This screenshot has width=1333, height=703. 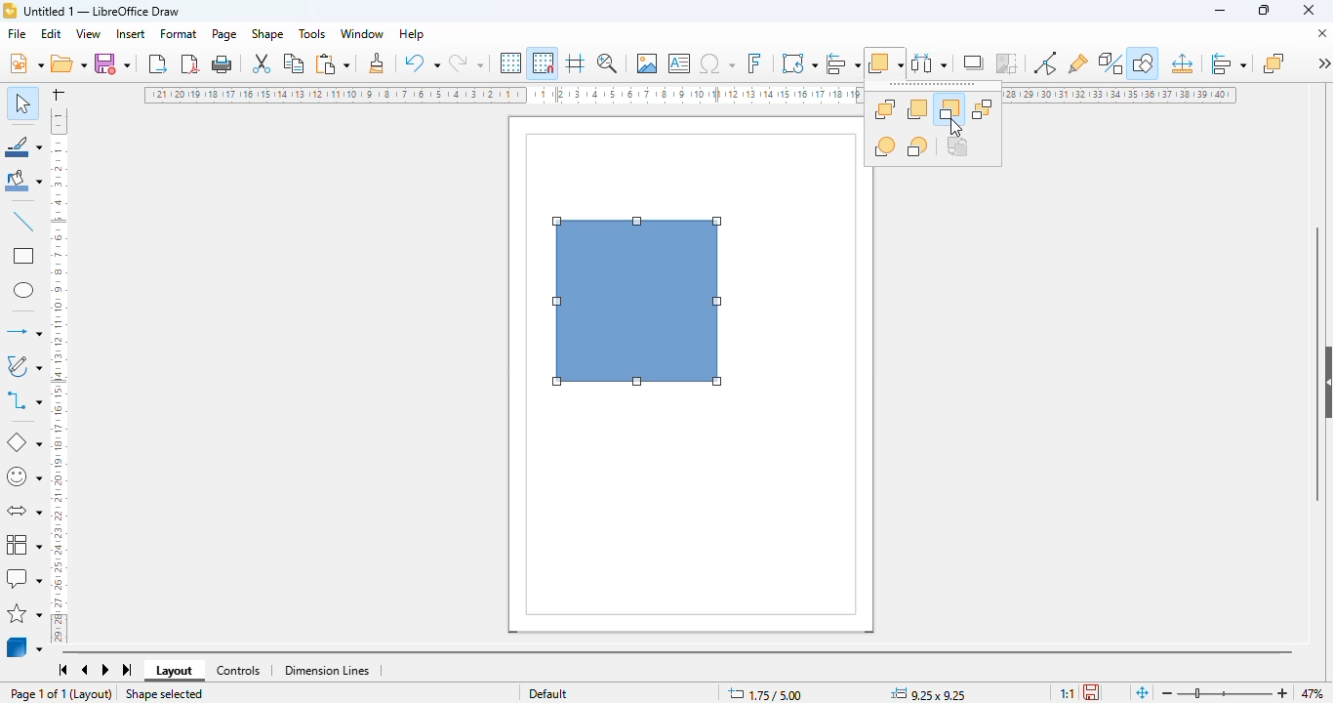 I want to click on export, so click(x=158, y=62).